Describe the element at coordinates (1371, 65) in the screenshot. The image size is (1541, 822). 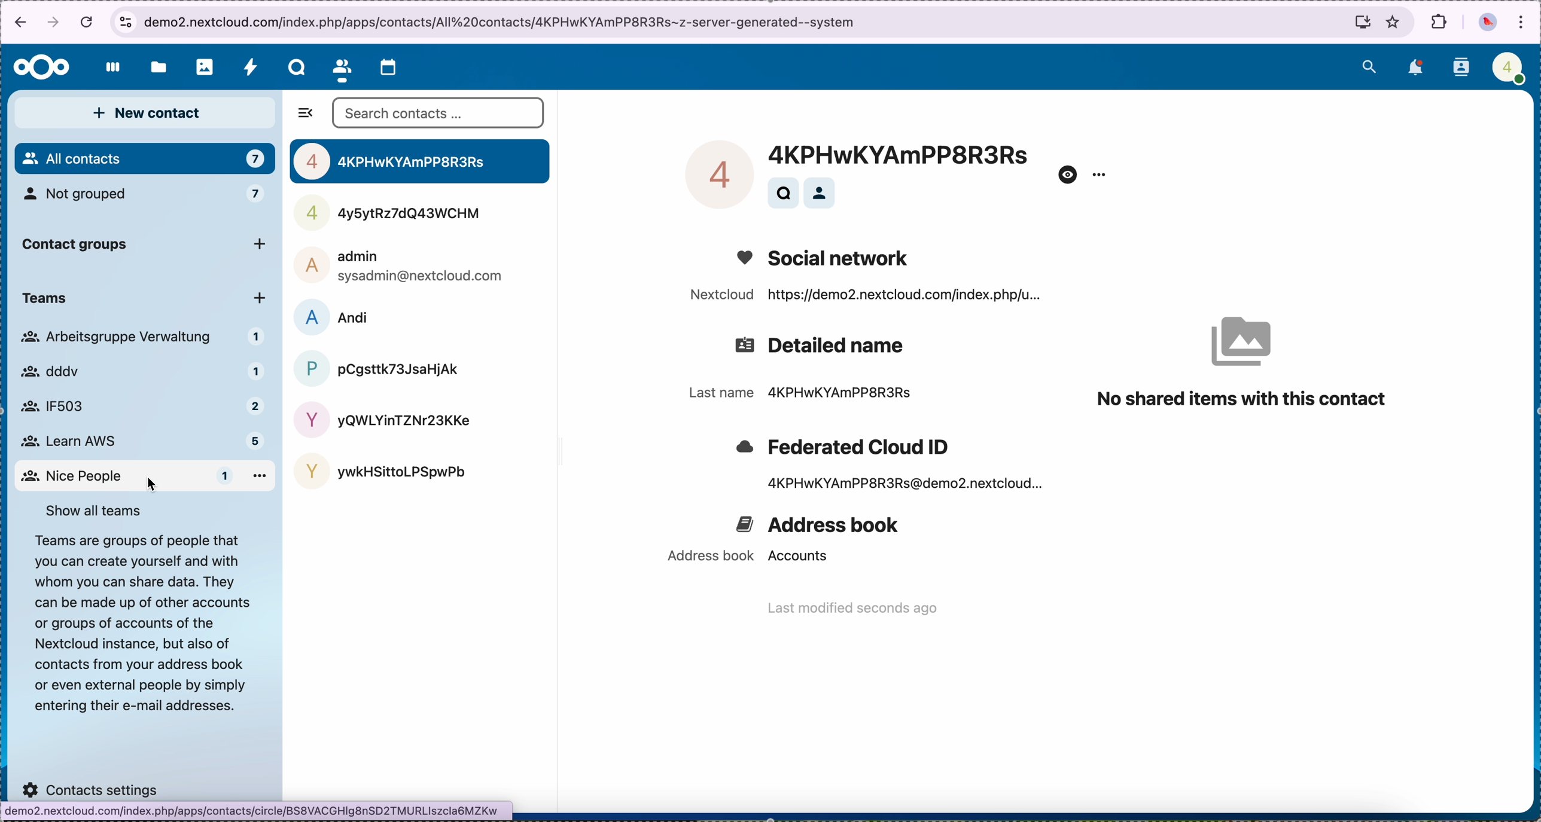
I see `search` at that location.